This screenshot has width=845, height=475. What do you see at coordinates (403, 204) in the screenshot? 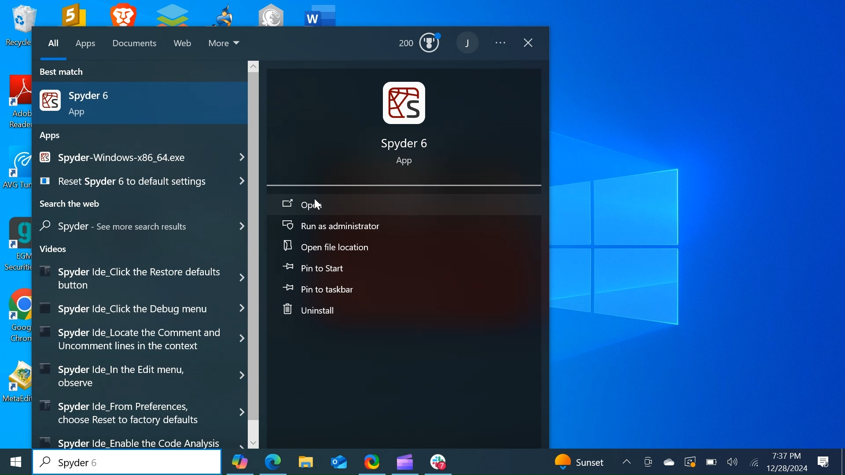
I see `Open` at bounding box center [403, 204].